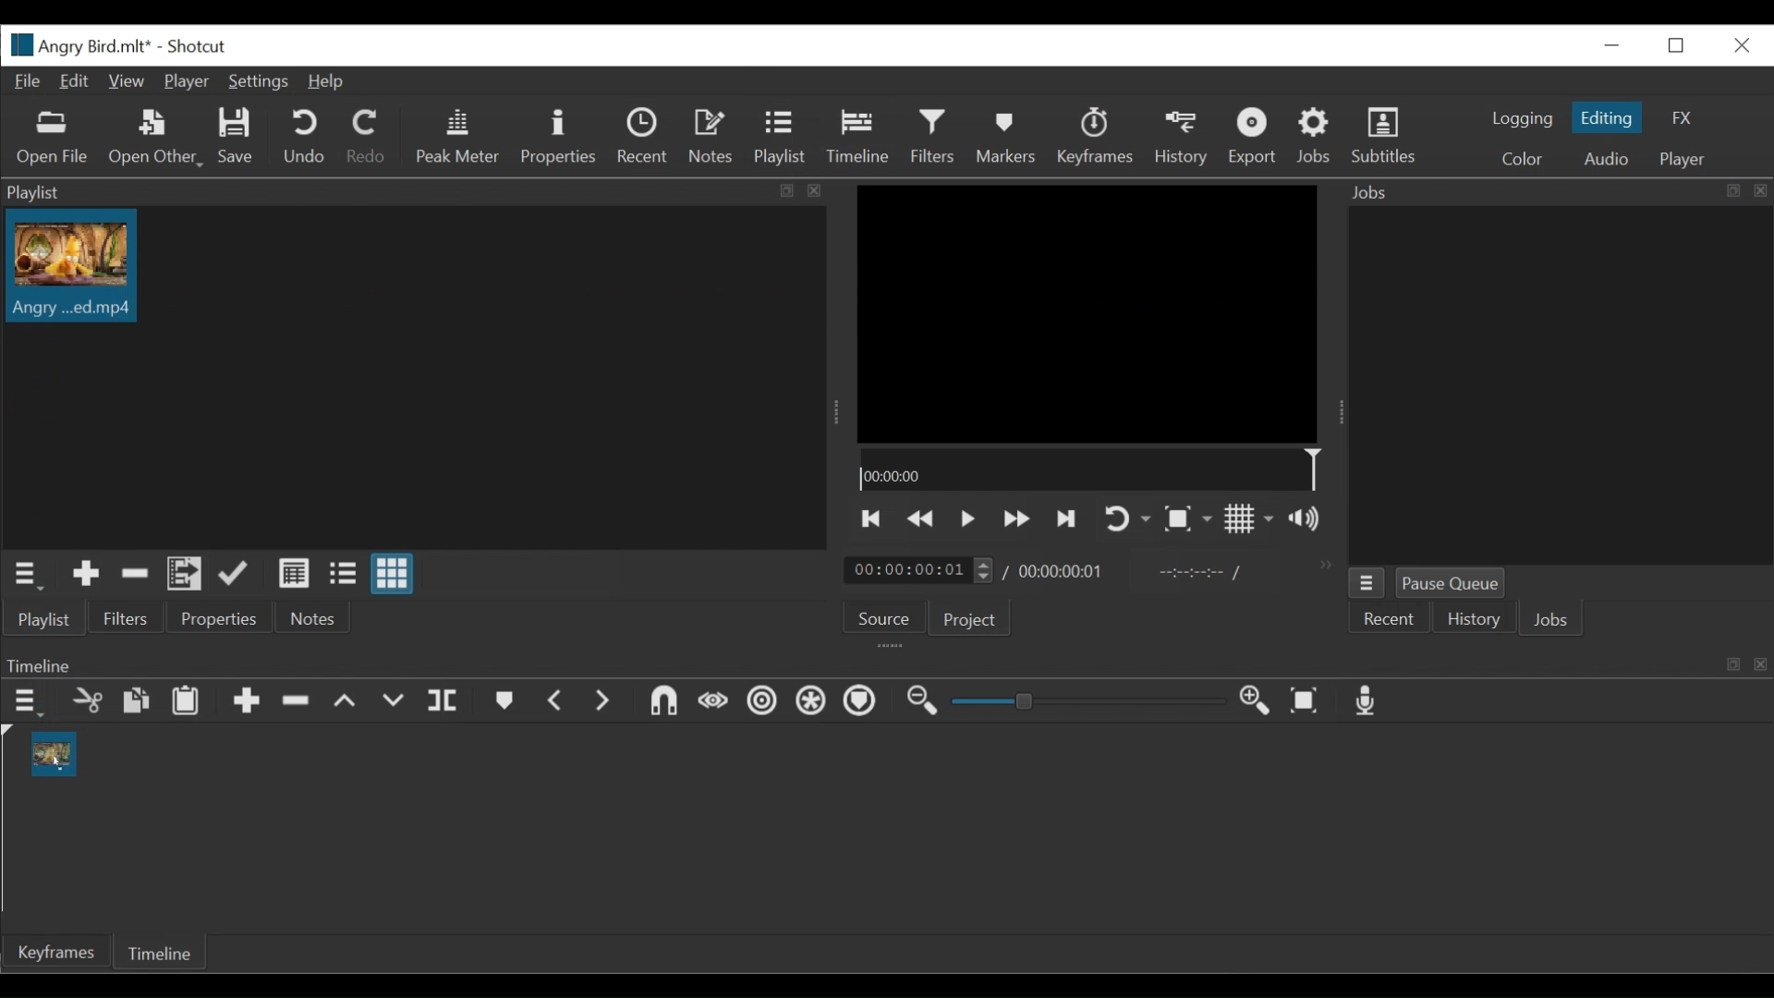 The image size is (1774, 998). What do you see at coordinates (1007, 139) in the screenshot?
I see `Markers` at bounding box center [1007, 139].